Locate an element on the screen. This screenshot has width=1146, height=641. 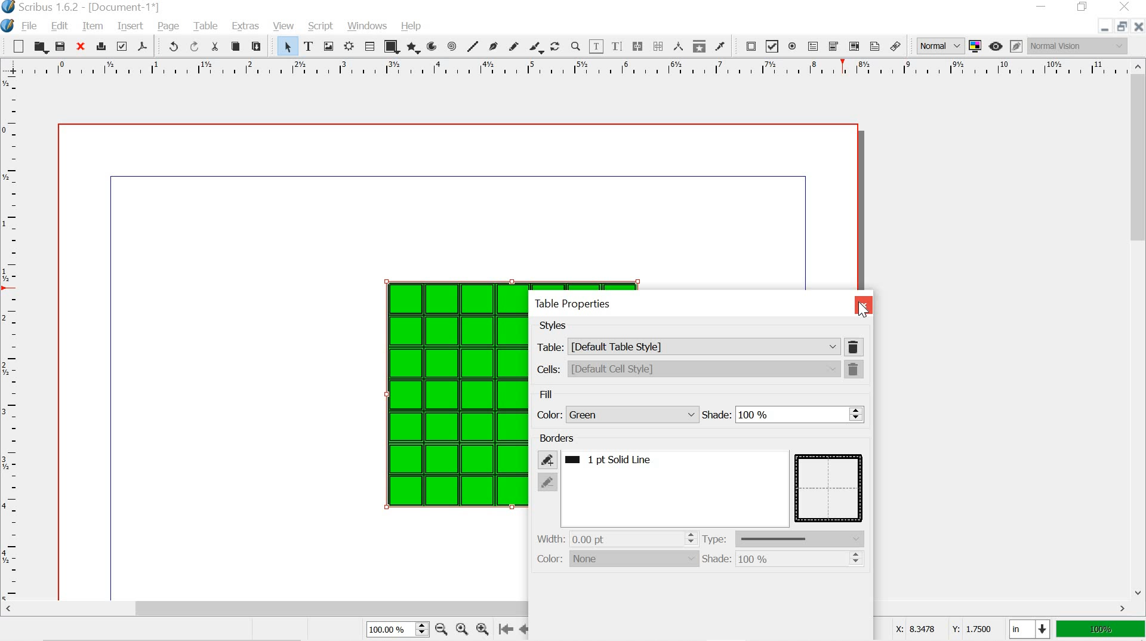
calligraphic line is located at coordinates (535, 47).